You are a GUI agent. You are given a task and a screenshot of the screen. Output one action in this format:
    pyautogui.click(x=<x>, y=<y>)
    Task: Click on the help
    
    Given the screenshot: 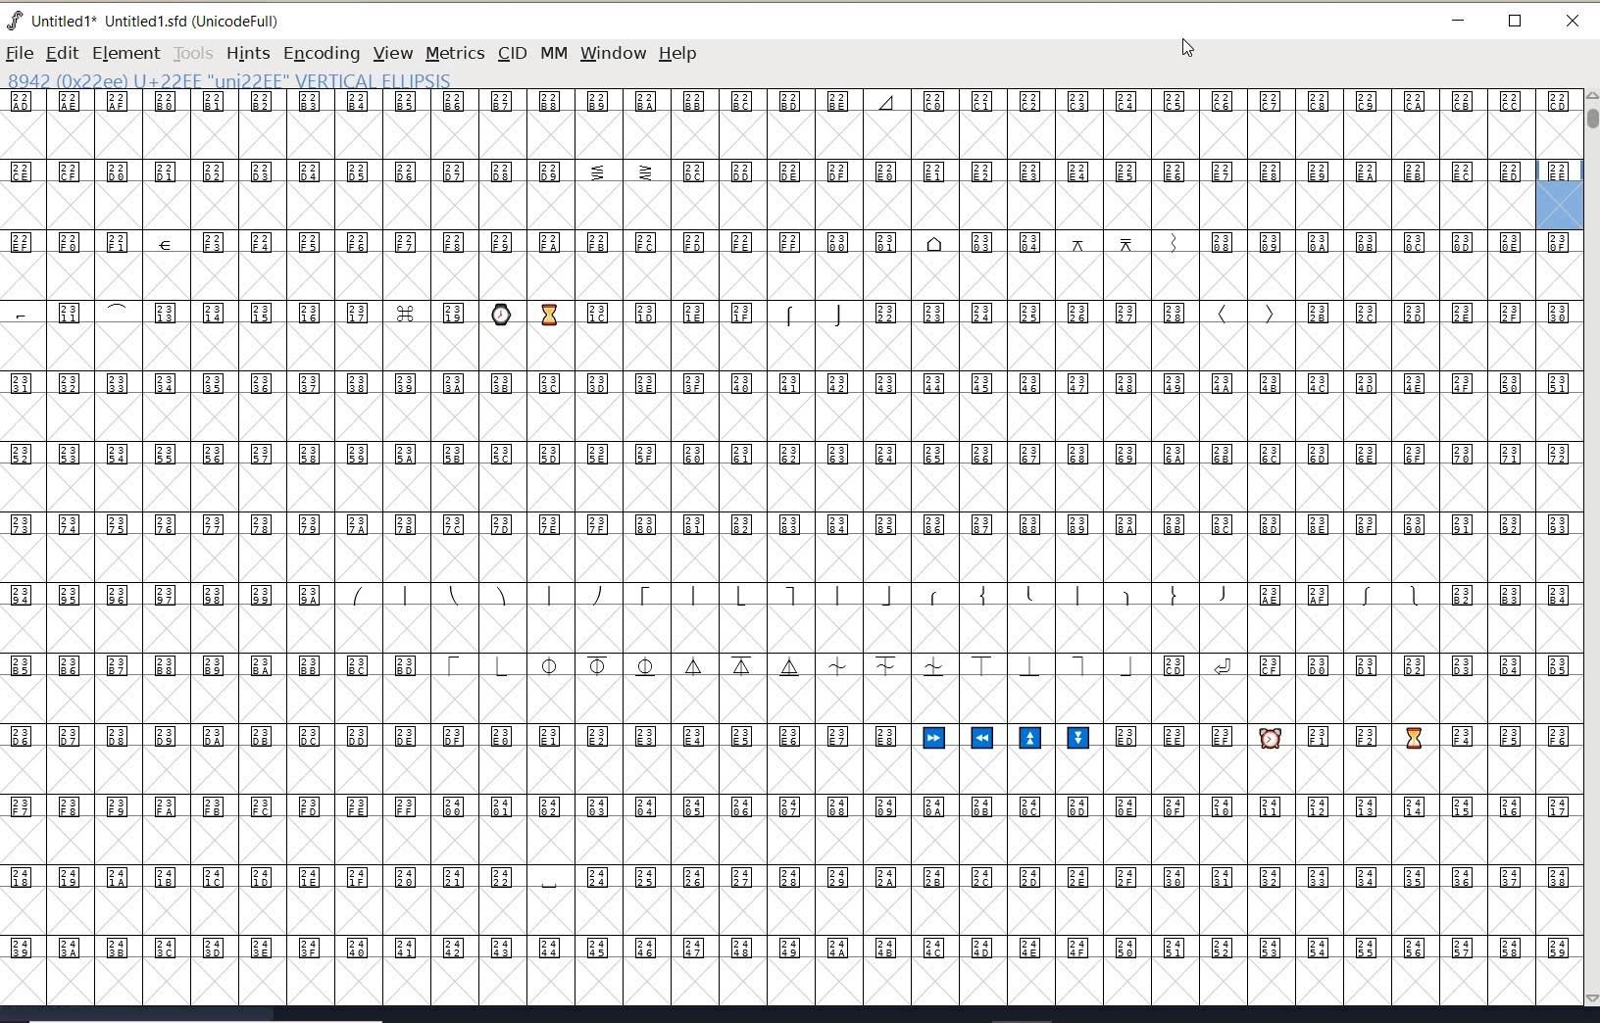 What is the action you would take?
    pyautogui.click(x=681, y=55)
    